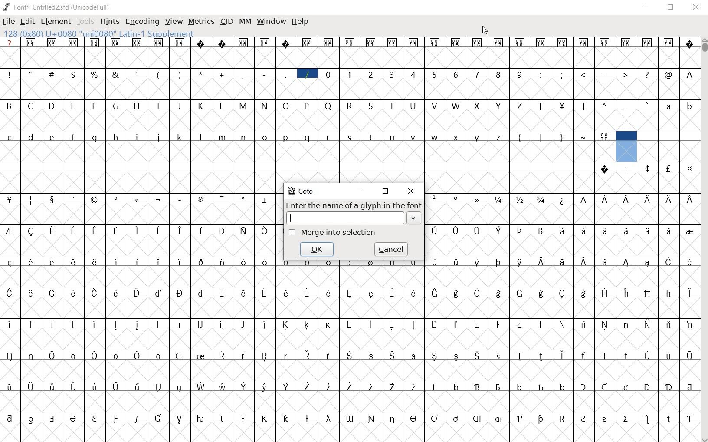  What do you see at coordinates (307, 43) in the screenshot?
I see `Symbol` at bounding box center [307, 43].